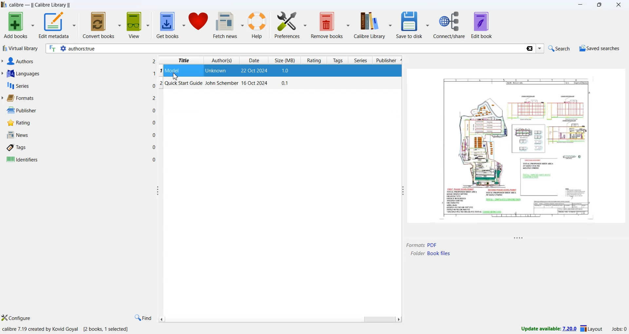 The height and width of the screenshot is (334, 629). I want to click on Cursor, so click(175, 77).